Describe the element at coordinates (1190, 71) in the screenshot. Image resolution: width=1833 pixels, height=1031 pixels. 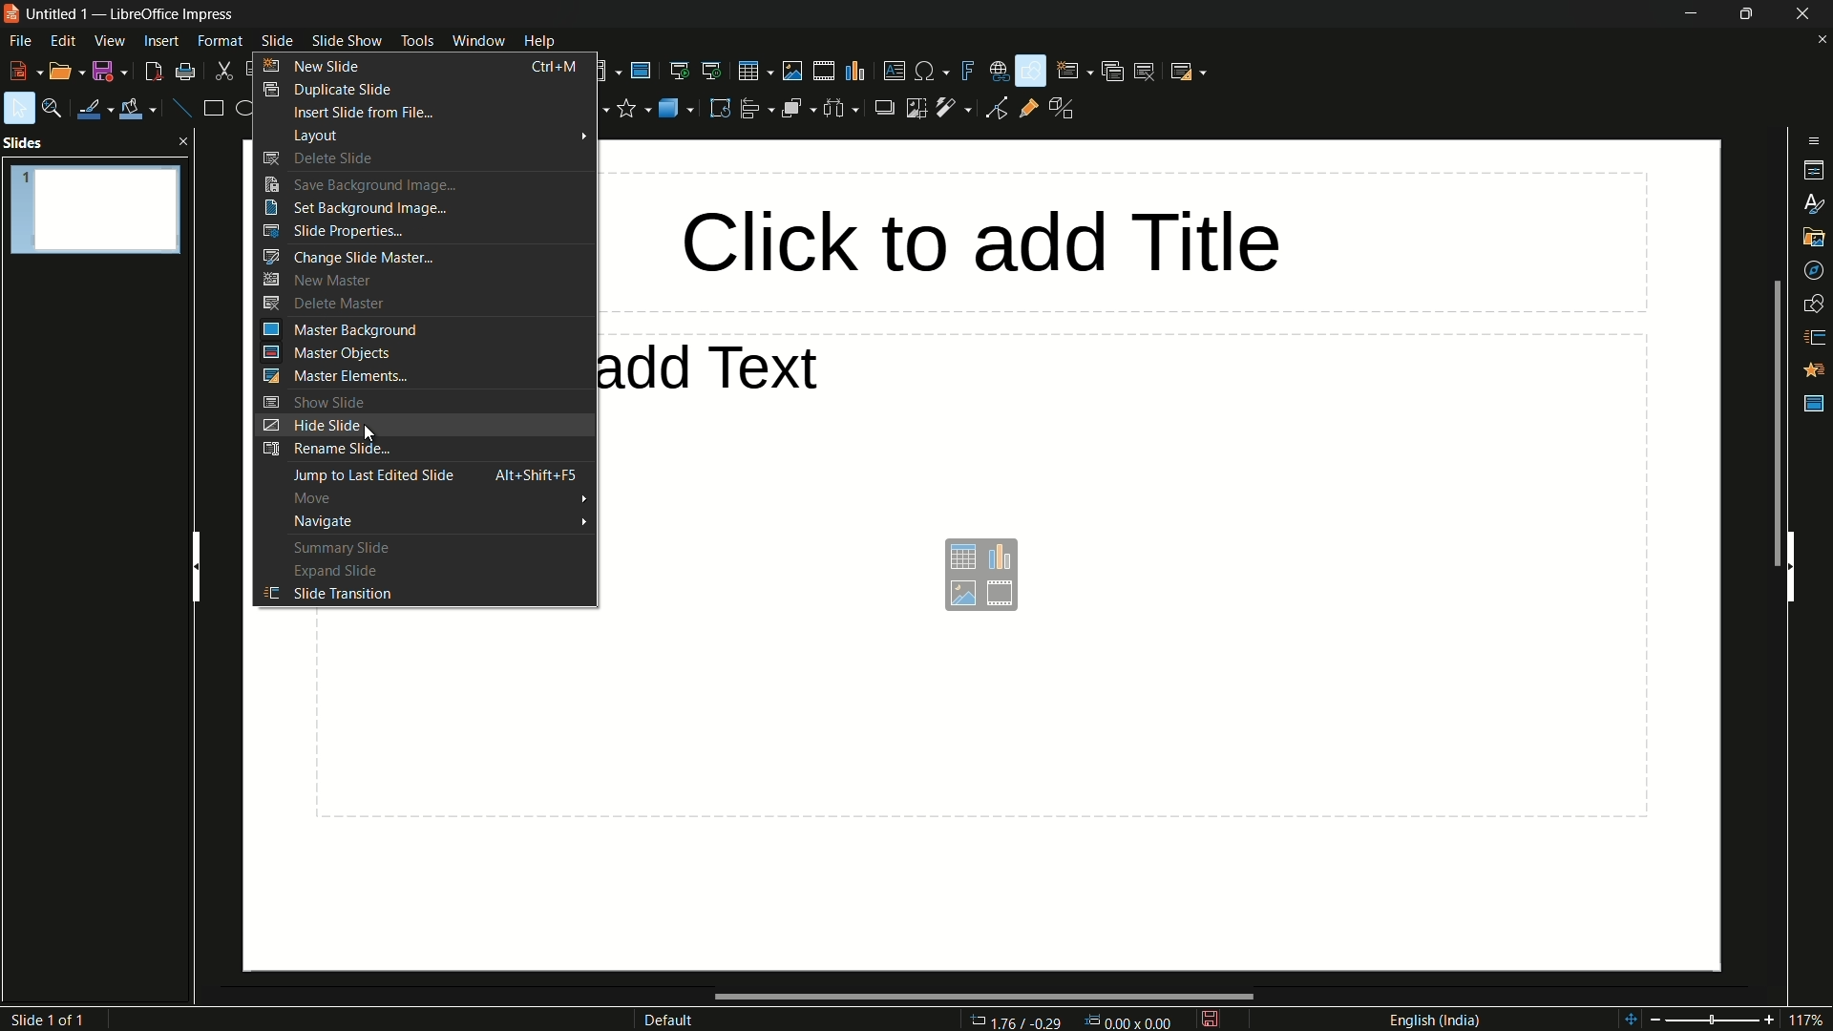
I see `slide layout` at that location.